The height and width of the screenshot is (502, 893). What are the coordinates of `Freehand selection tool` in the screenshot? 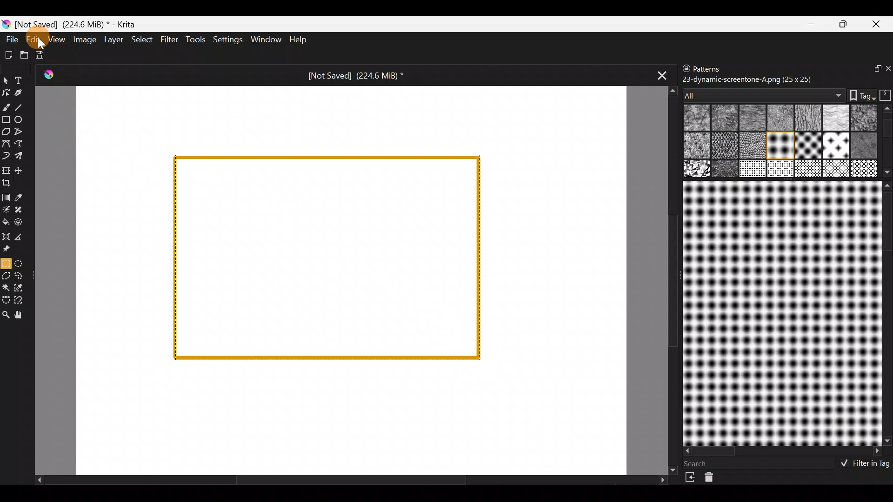 It's located at (22, 276).